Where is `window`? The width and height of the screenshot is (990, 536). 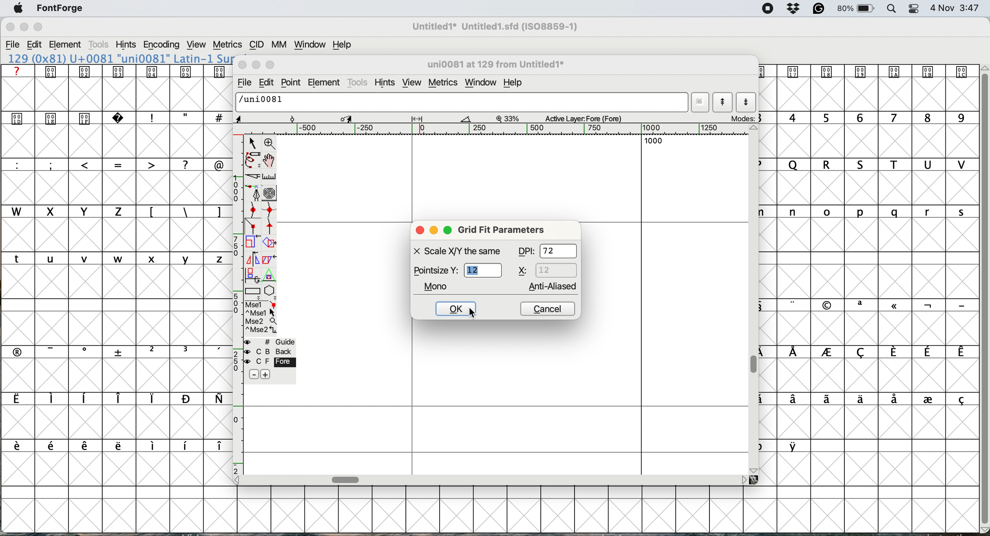 window is located at coordinates (481, 82).